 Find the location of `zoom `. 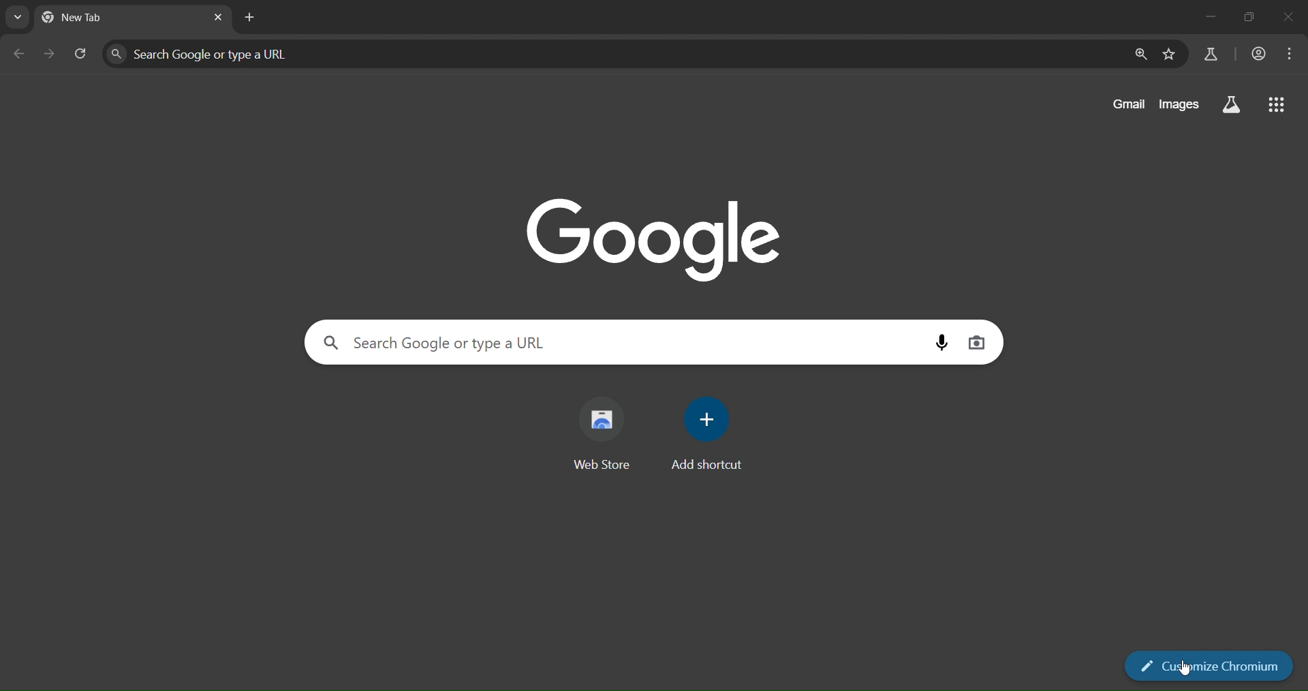

zoom  is located at coordinates (1137, 55).